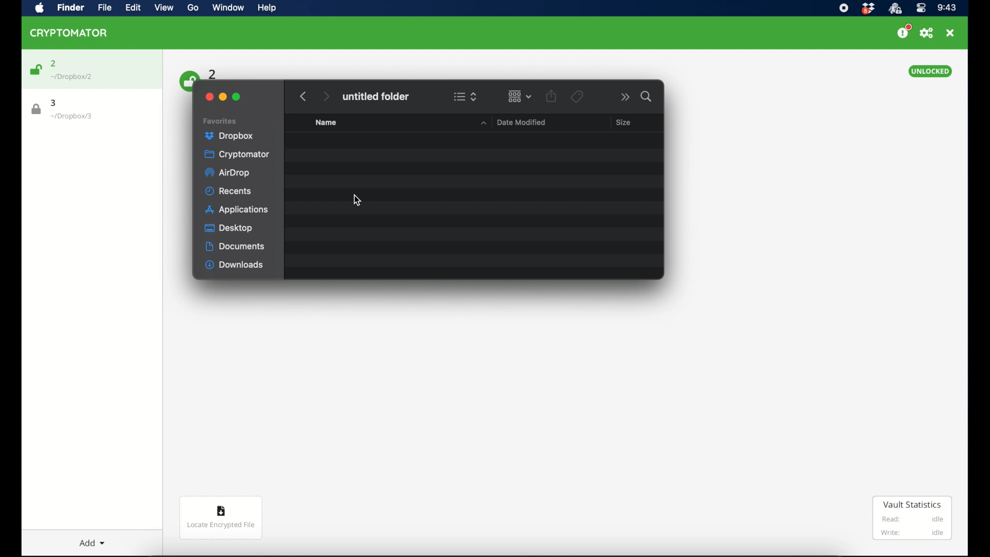  I want to click on apple icon, so click(40, 8).